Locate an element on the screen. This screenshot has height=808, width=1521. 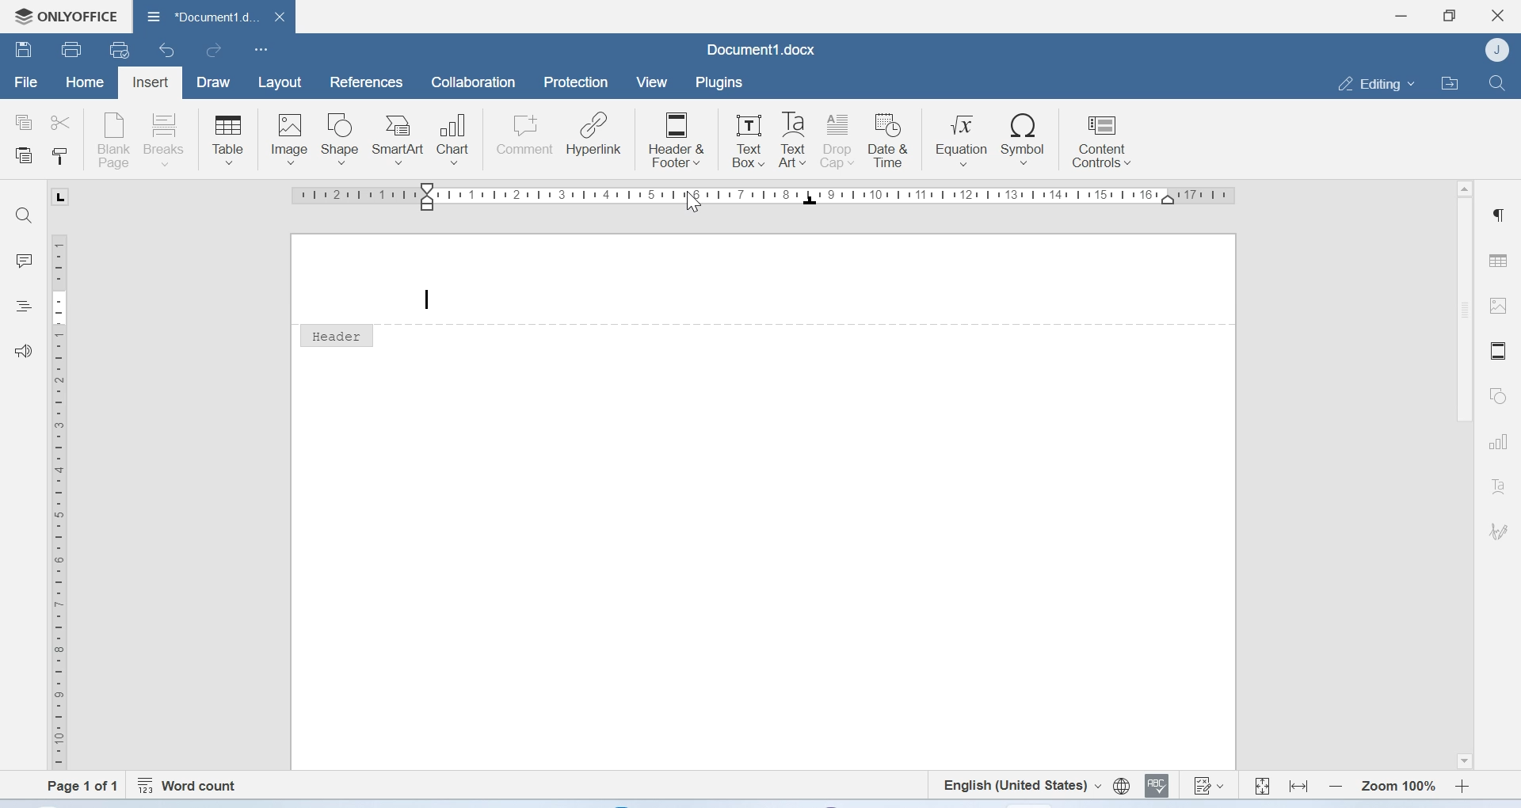
Paragraph settings is located at coordinates (1500, 215).